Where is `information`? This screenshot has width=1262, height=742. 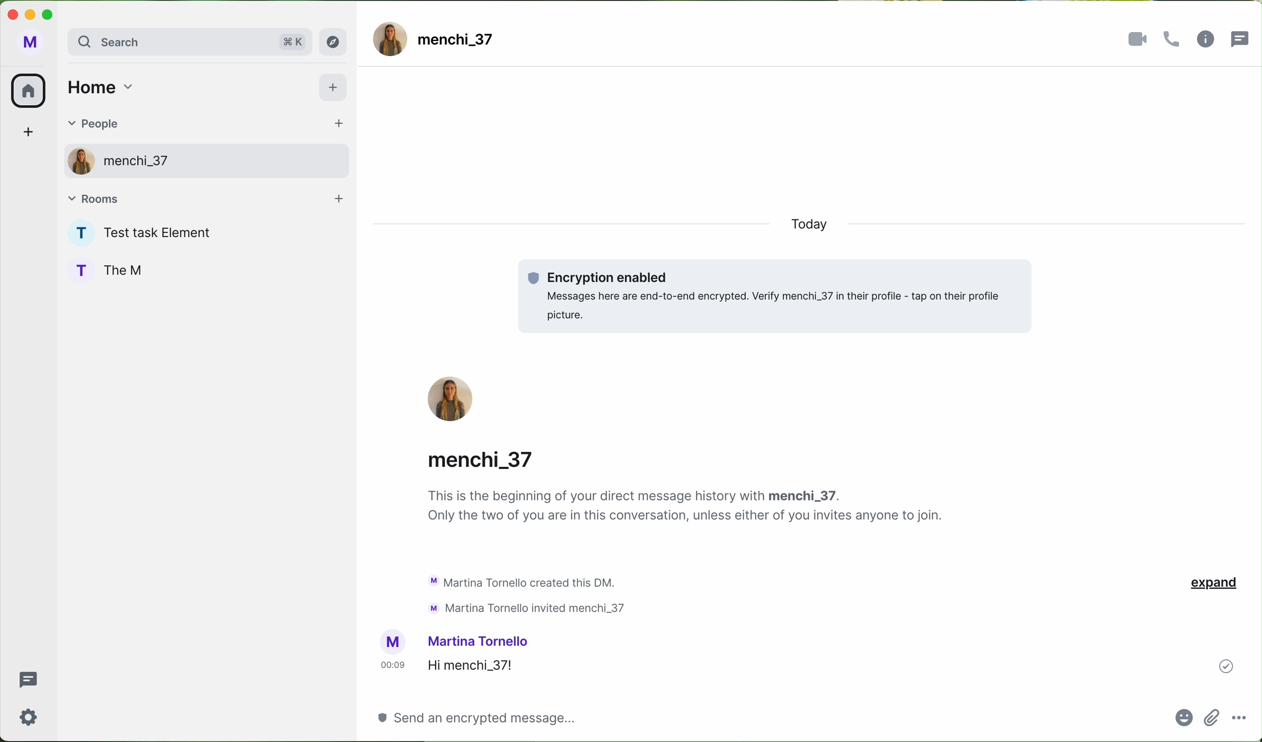 information is located at coordinates (1206, 40).